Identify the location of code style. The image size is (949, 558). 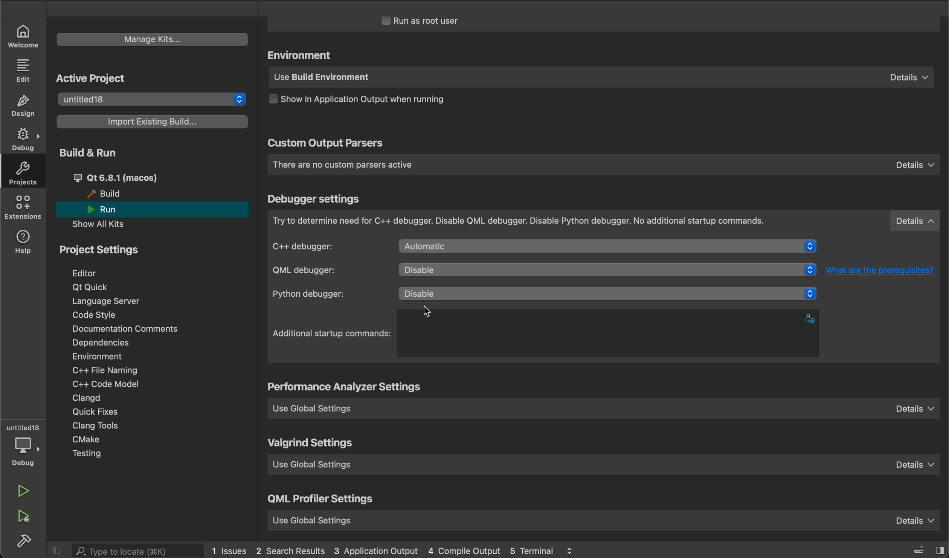
(96, 316).